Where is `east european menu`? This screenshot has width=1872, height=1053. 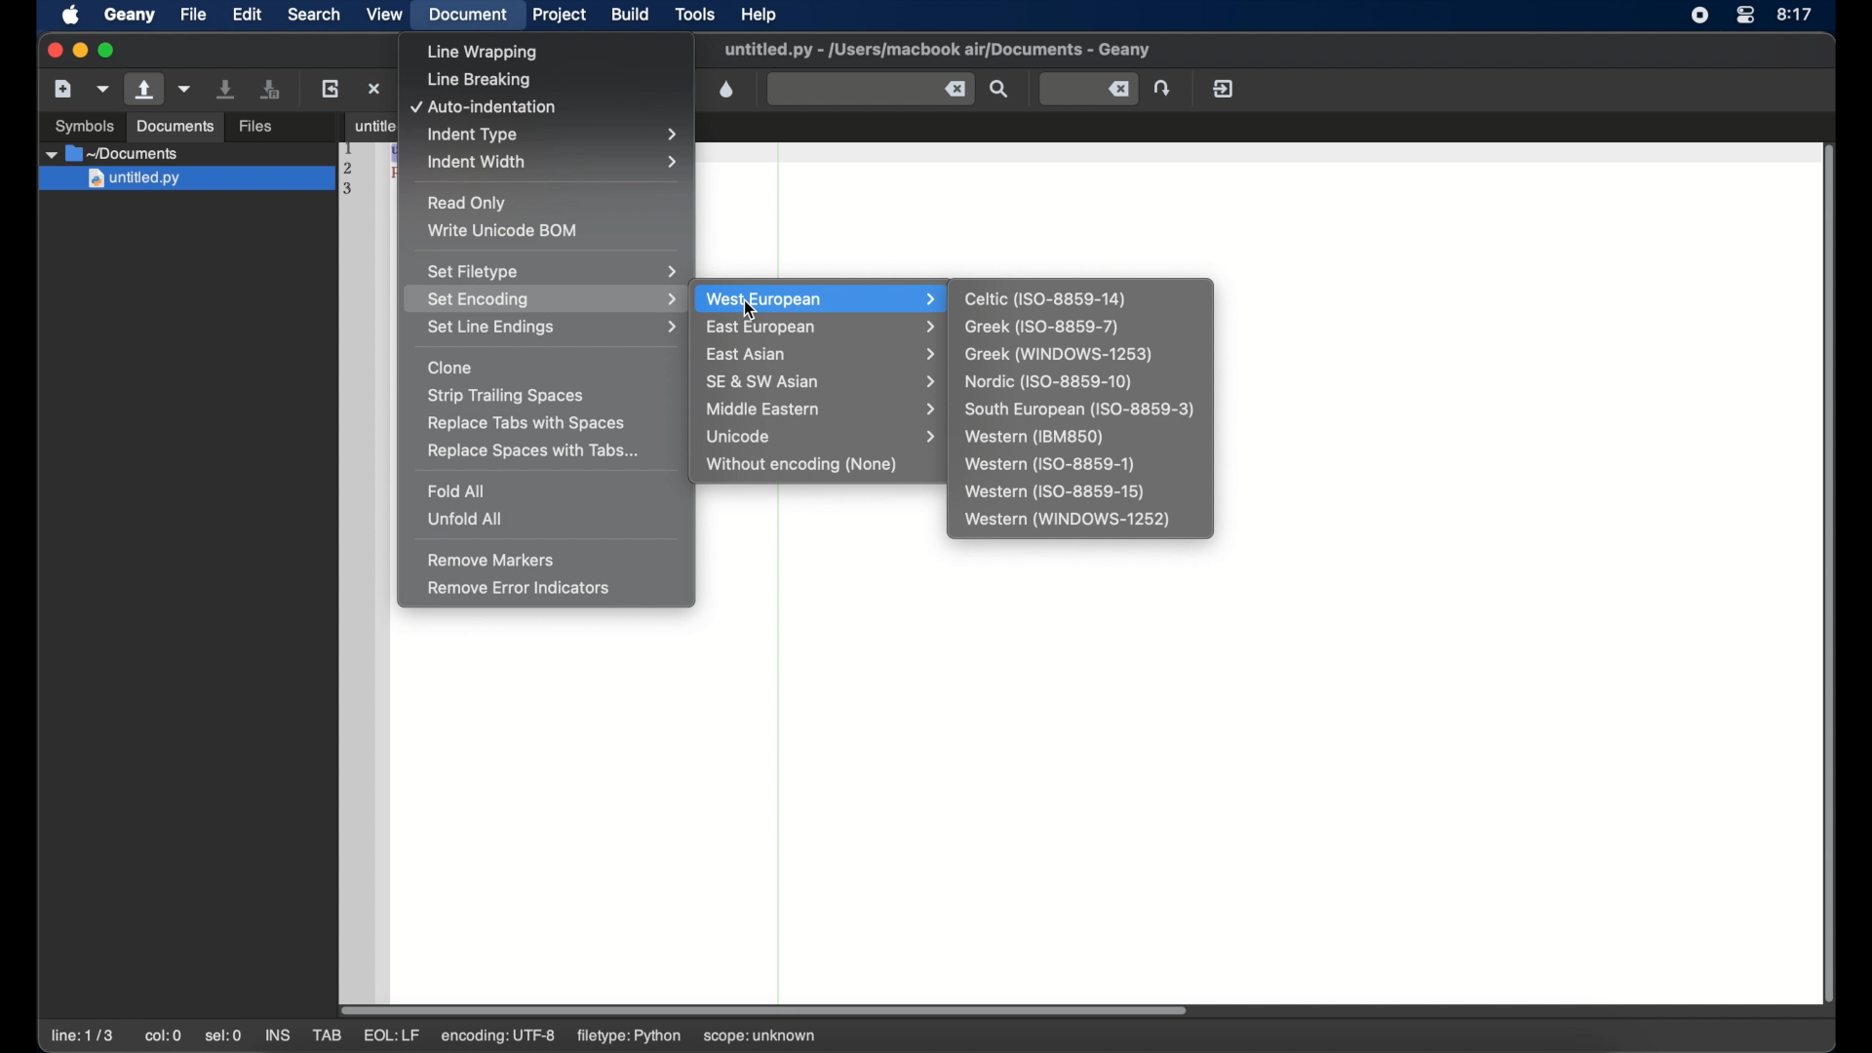 east european menu is located at coordinates (823, 329).